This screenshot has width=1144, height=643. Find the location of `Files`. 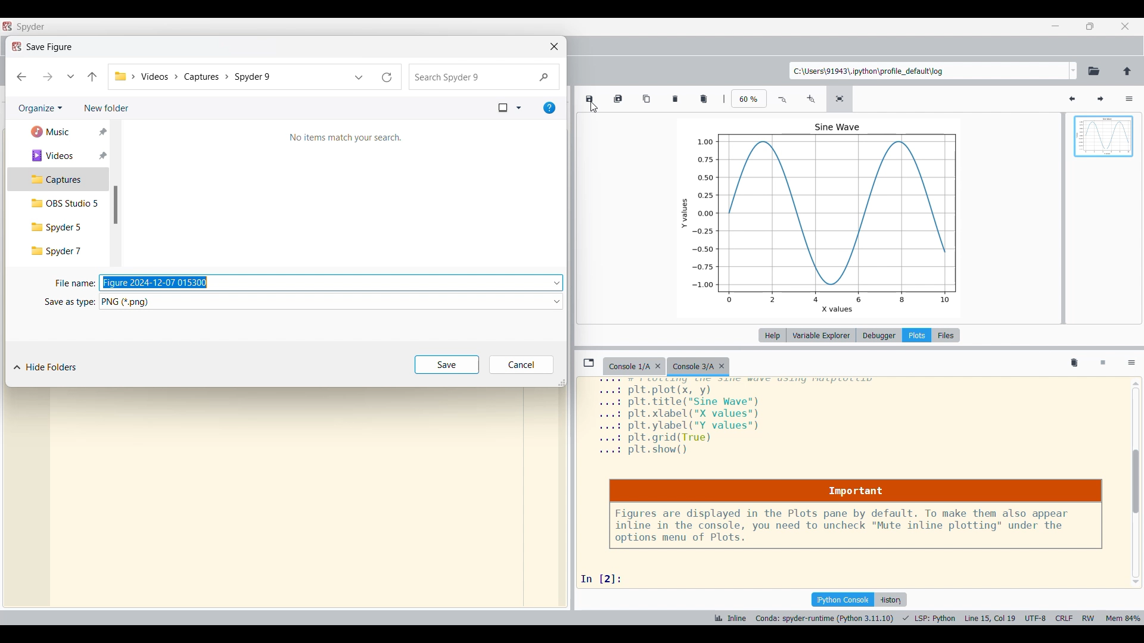

Files is located at coordinates (946, 335).